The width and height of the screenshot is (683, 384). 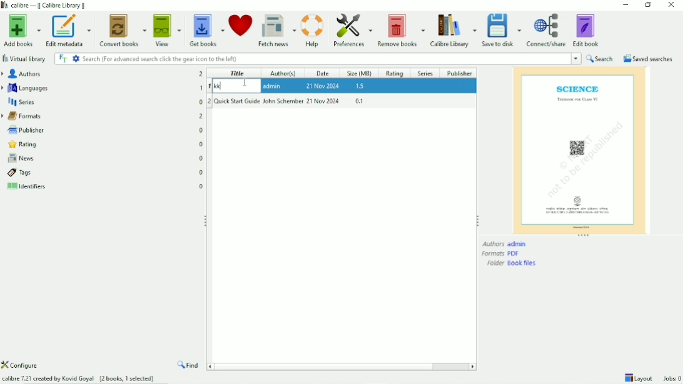 I want to click on News, so click(x=19, y=159).